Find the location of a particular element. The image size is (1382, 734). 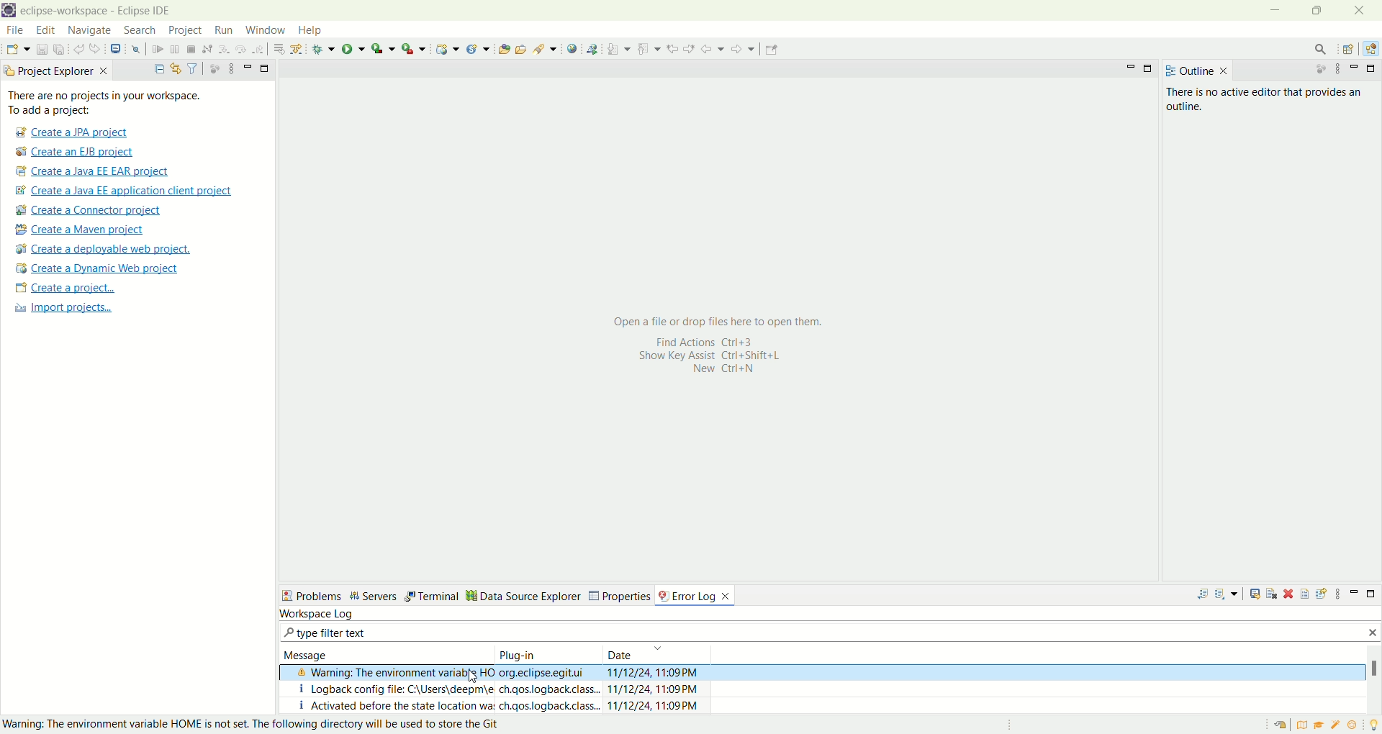

navigate is located at coordinates (93, 30).